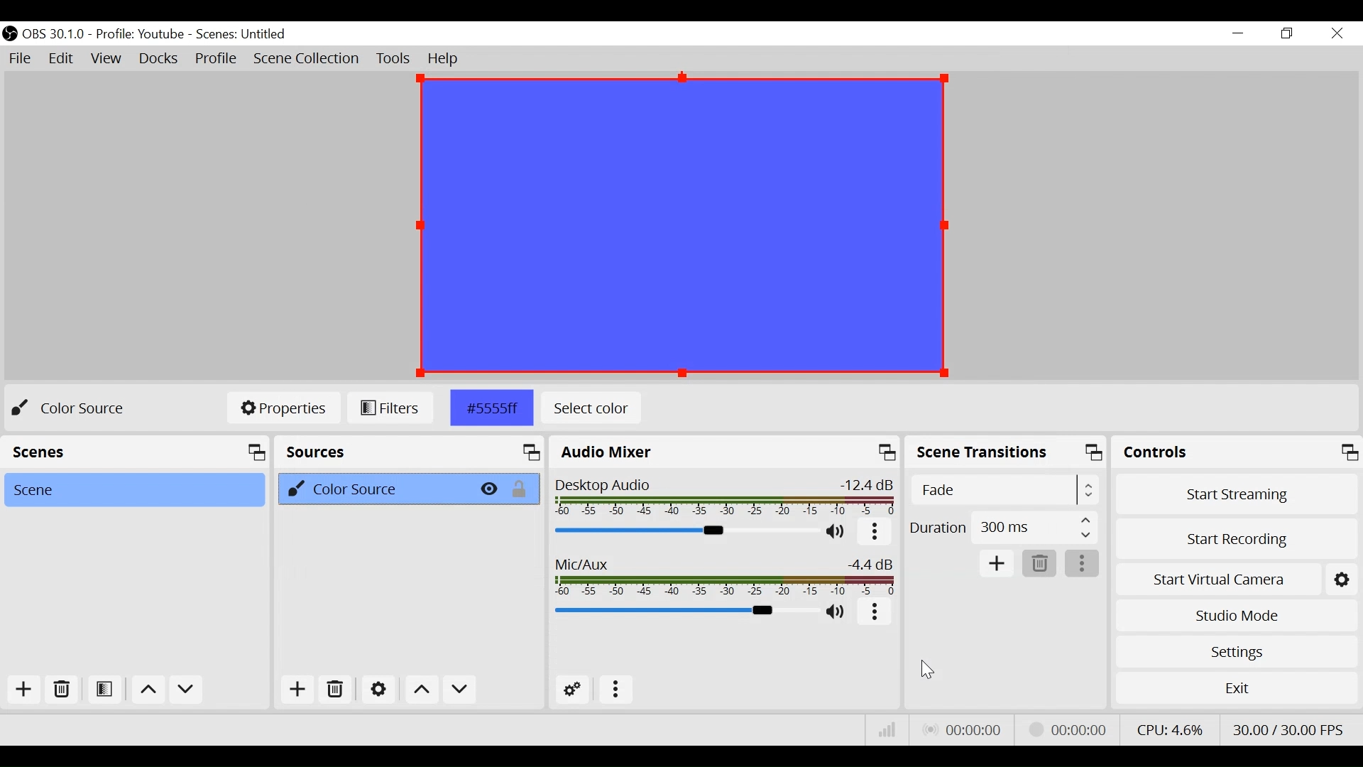 The image size is (1363, 767). Describe the element at coordinates (297, 690) in the screenshot. I see `Add` at that location.